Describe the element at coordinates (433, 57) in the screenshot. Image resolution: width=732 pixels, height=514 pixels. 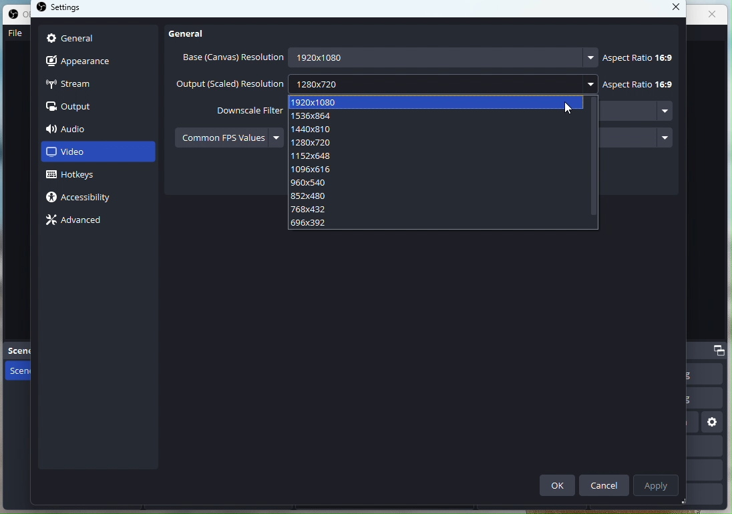
I see `1920x1080` at that location.